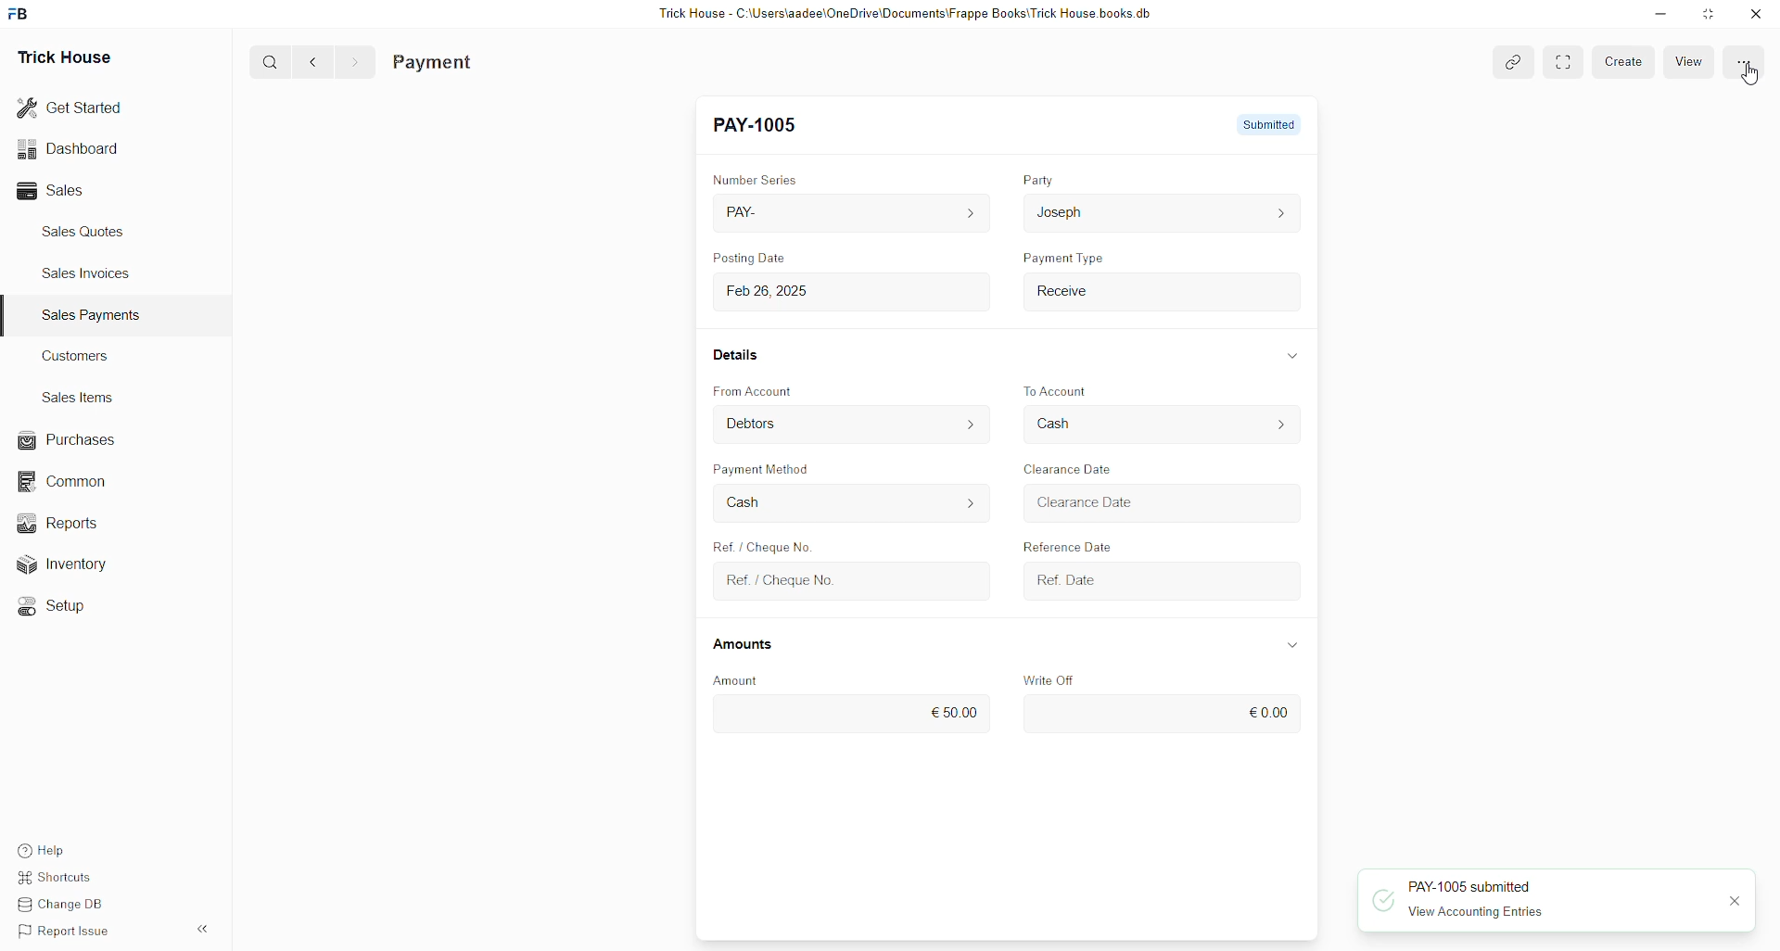  Describe the element at coordinates (1734, 901) in the screenshot. I see `close` at that location.